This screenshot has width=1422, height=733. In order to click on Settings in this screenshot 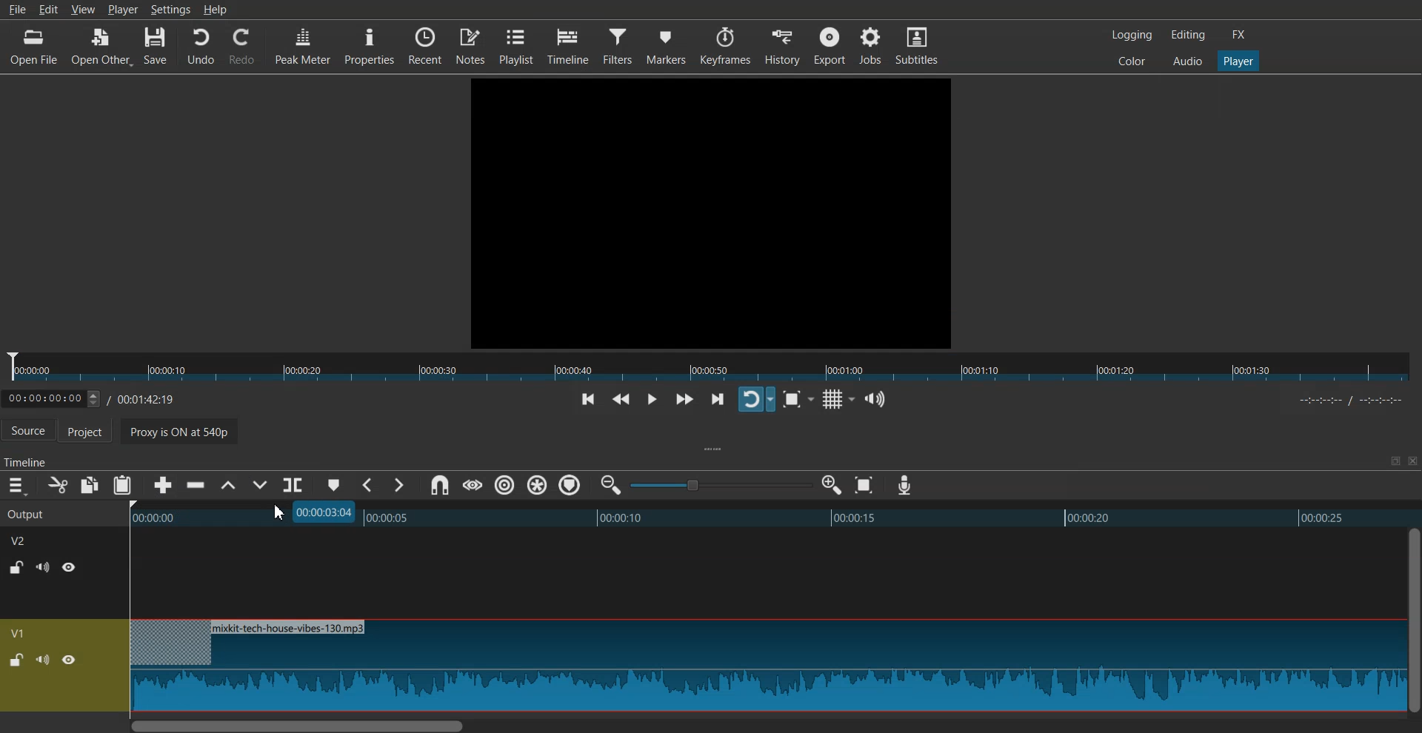, I will do `click(170, 9)`.